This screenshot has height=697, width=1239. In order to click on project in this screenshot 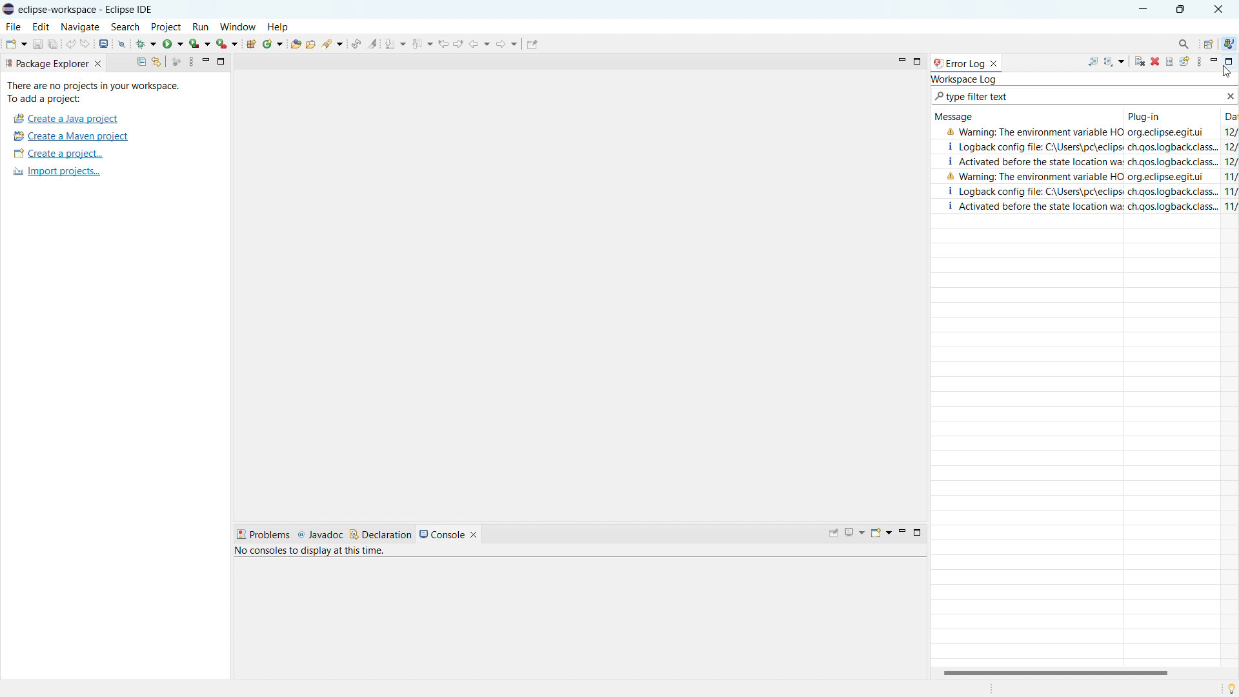, I will do `click(168, 26)`.